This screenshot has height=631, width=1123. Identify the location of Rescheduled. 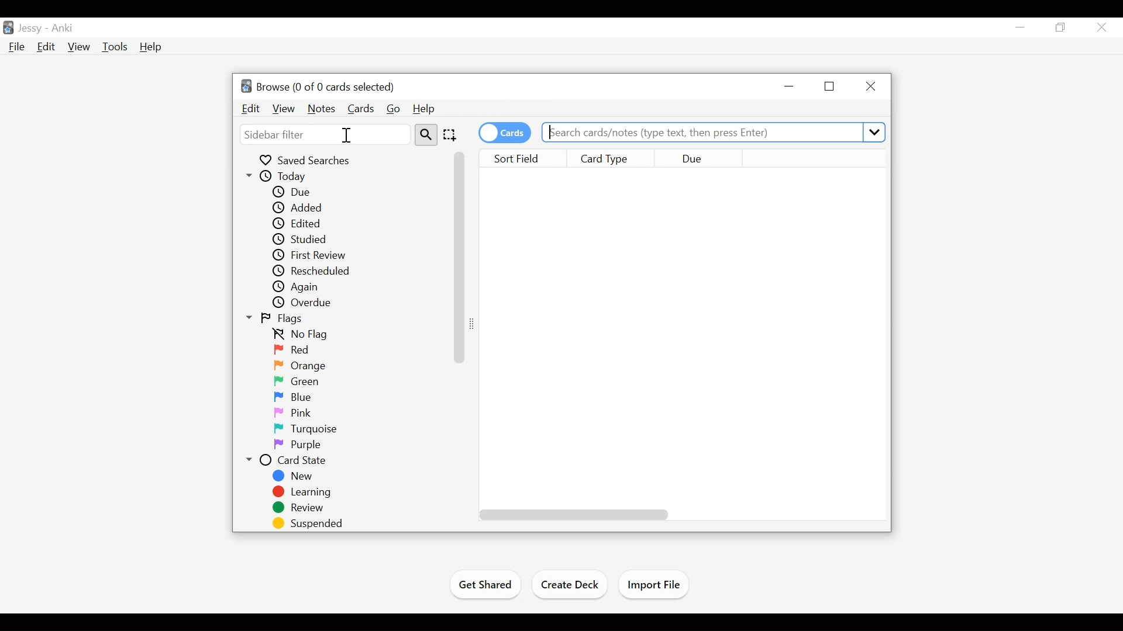
(310, 272).